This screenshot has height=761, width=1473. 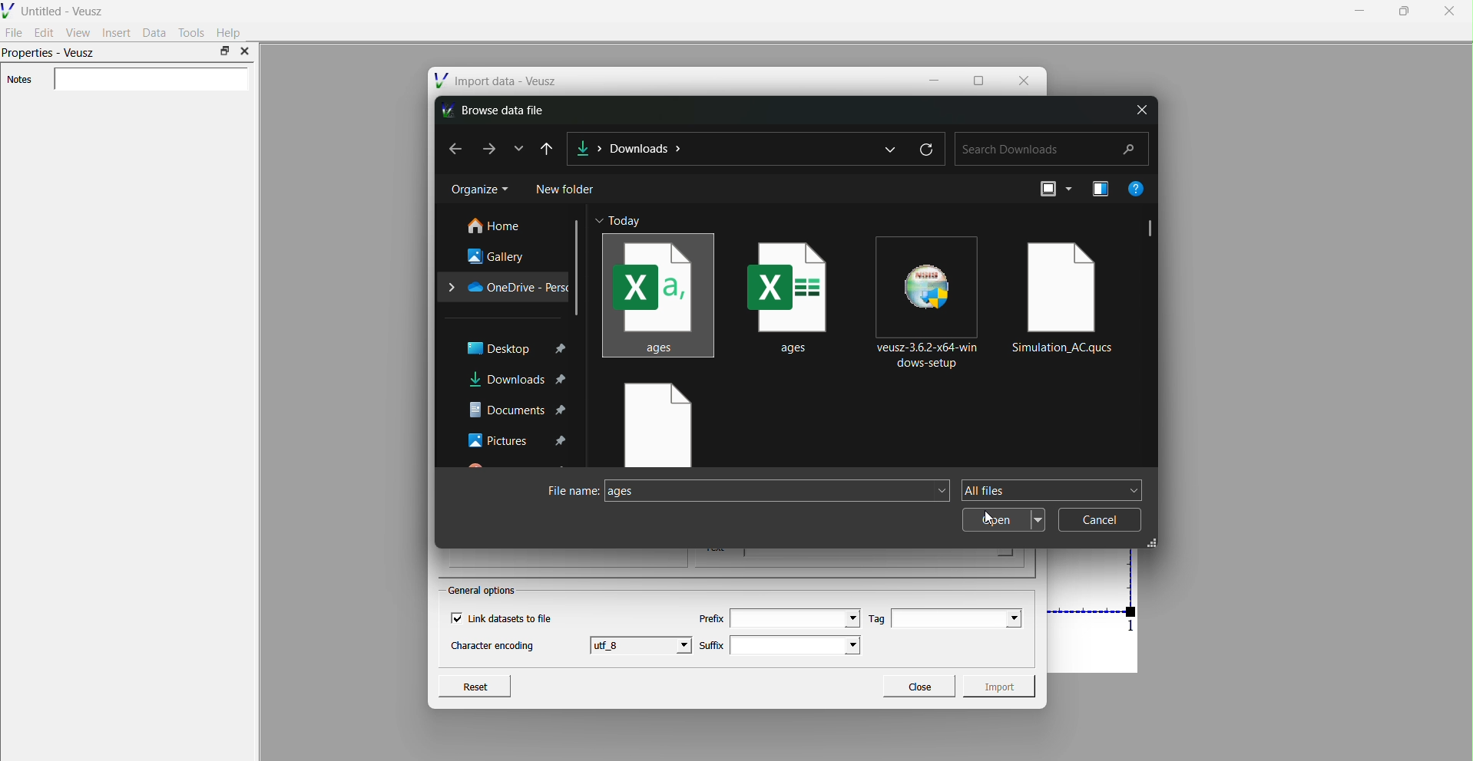 What do you see at coordinates (996, 519) in the screenshot?
I see `cursor` at bounding box center [996, 519].